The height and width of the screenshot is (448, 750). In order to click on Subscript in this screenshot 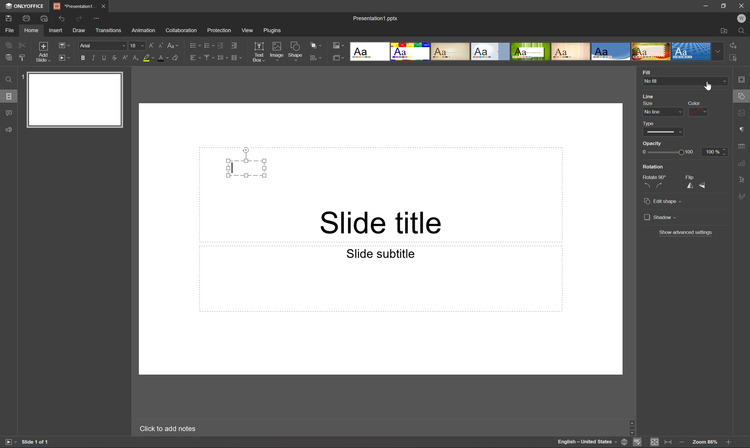, I will do `click(135, 58)`.